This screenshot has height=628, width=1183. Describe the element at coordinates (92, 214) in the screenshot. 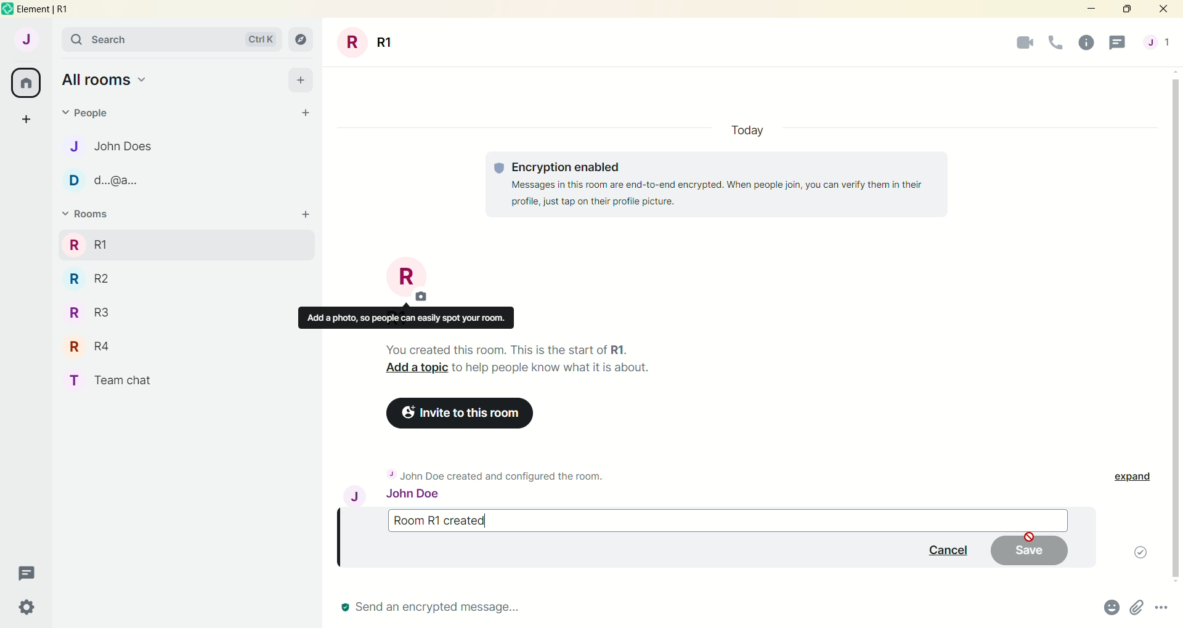

I see `rooms` at that location.